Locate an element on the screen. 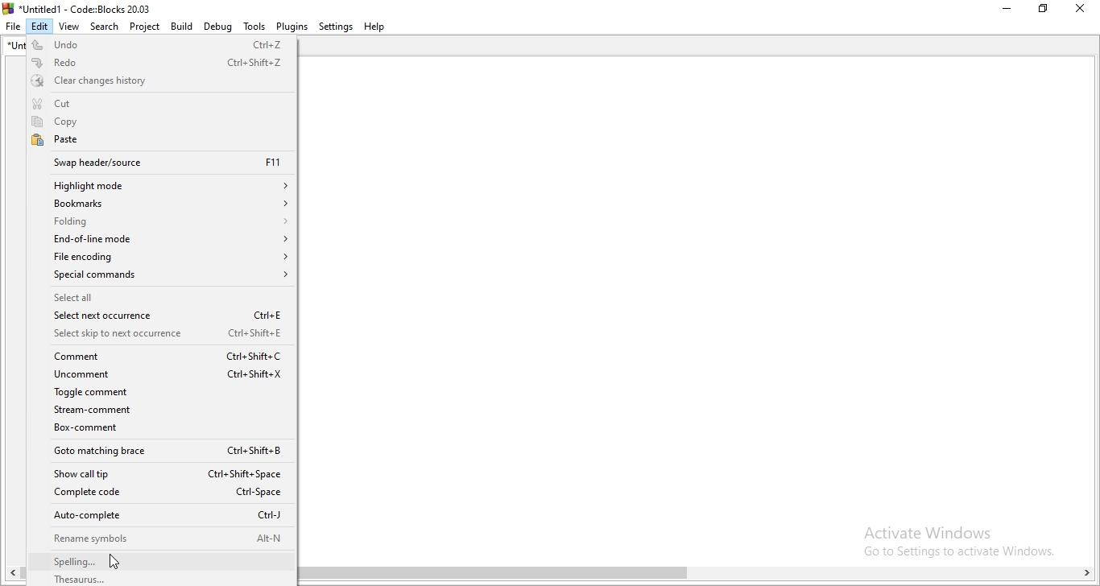 The height and width of the screenshot is (586, 1100). Highlight mode is located at coordinates (162, 185).